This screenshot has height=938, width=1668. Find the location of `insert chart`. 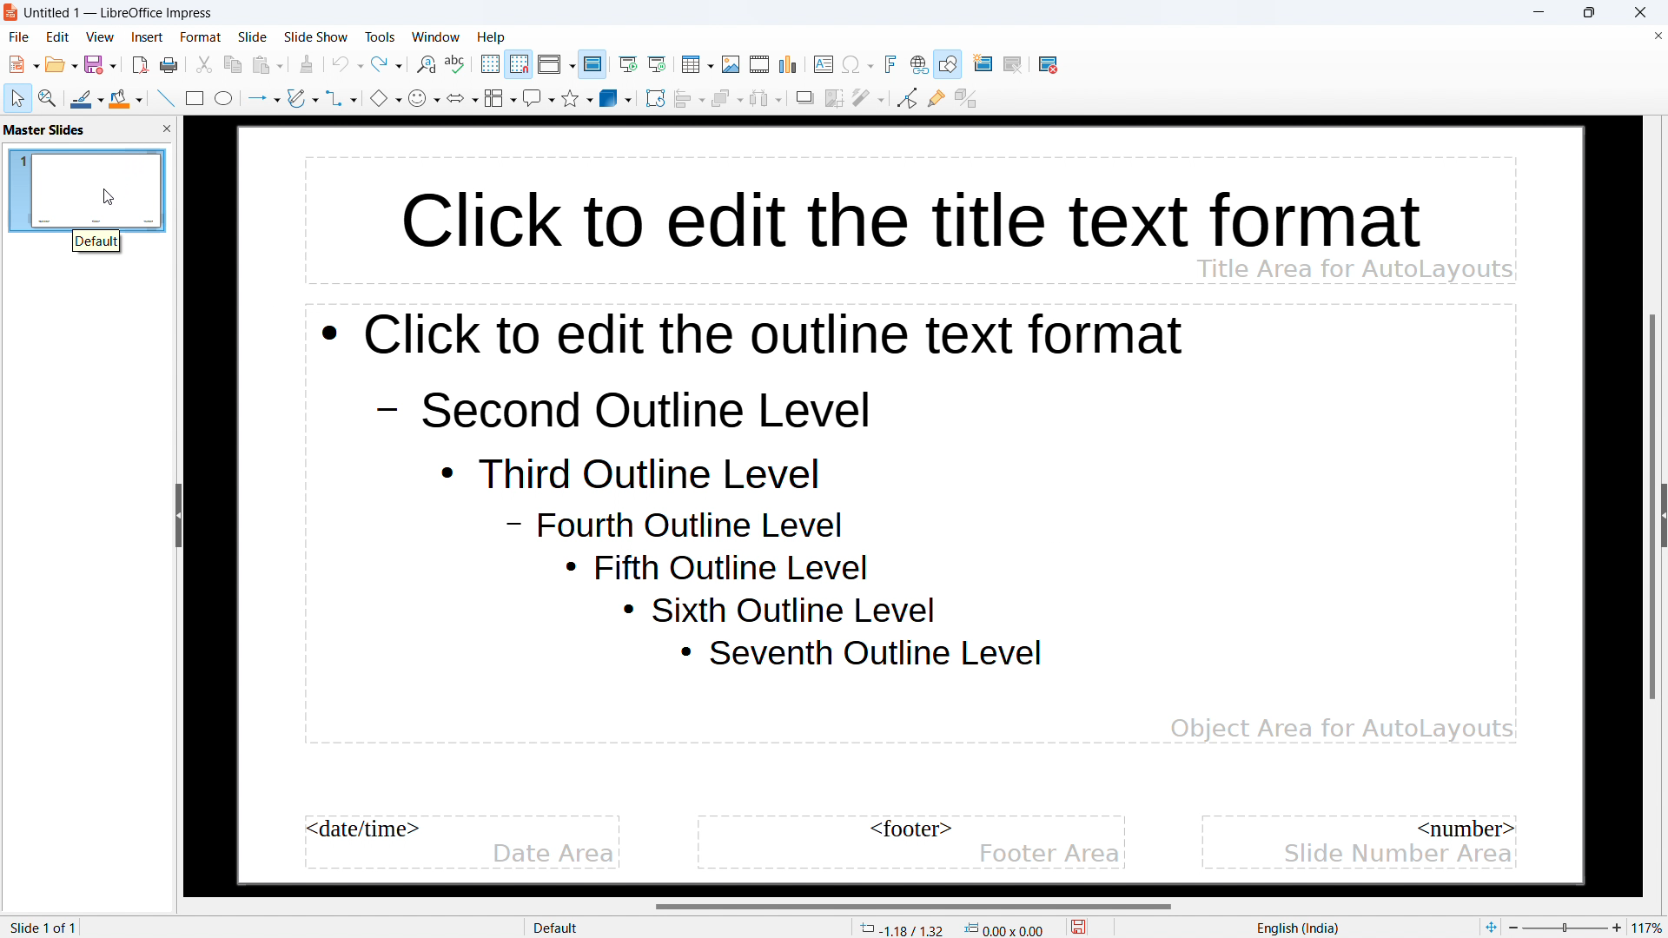

insert chart is located at coordinates (789, 64).